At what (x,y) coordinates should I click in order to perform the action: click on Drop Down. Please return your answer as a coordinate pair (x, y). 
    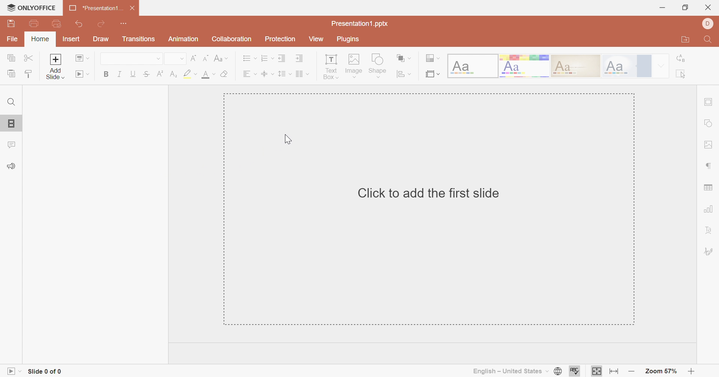
    Looking at the image, I should click on (255, 58).